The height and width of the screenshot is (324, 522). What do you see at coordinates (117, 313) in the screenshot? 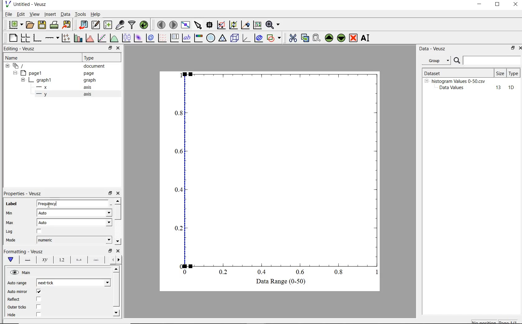
I see `move down` at bounding box center [117, 313].